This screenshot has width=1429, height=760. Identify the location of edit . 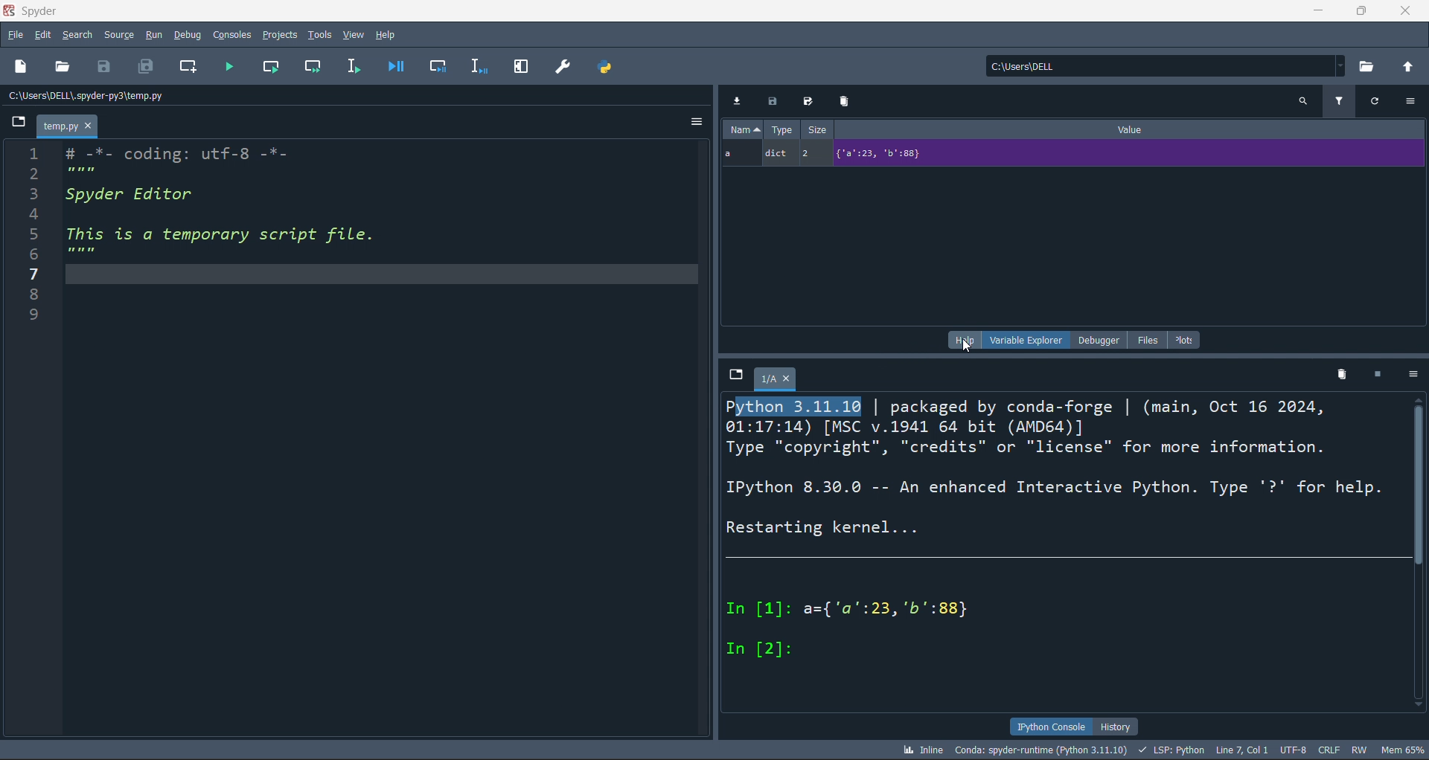
(43, 33).